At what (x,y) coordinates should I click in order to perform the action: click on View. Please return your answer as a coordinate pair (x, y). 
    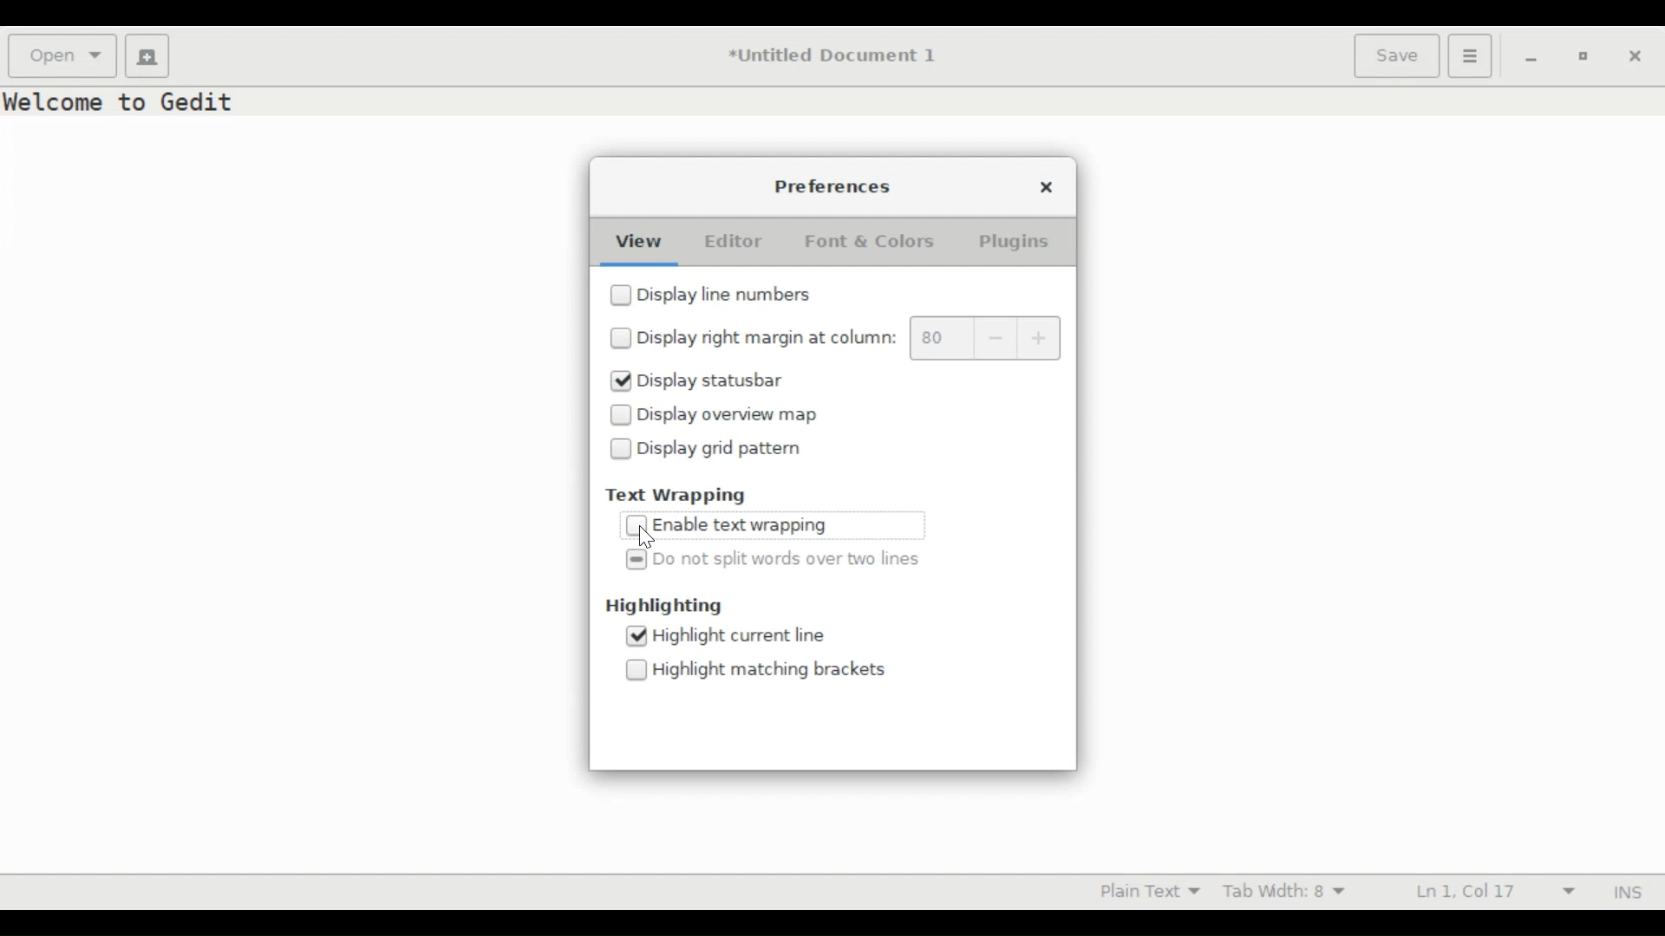
    Looking at the image, I should click on (637, 242).